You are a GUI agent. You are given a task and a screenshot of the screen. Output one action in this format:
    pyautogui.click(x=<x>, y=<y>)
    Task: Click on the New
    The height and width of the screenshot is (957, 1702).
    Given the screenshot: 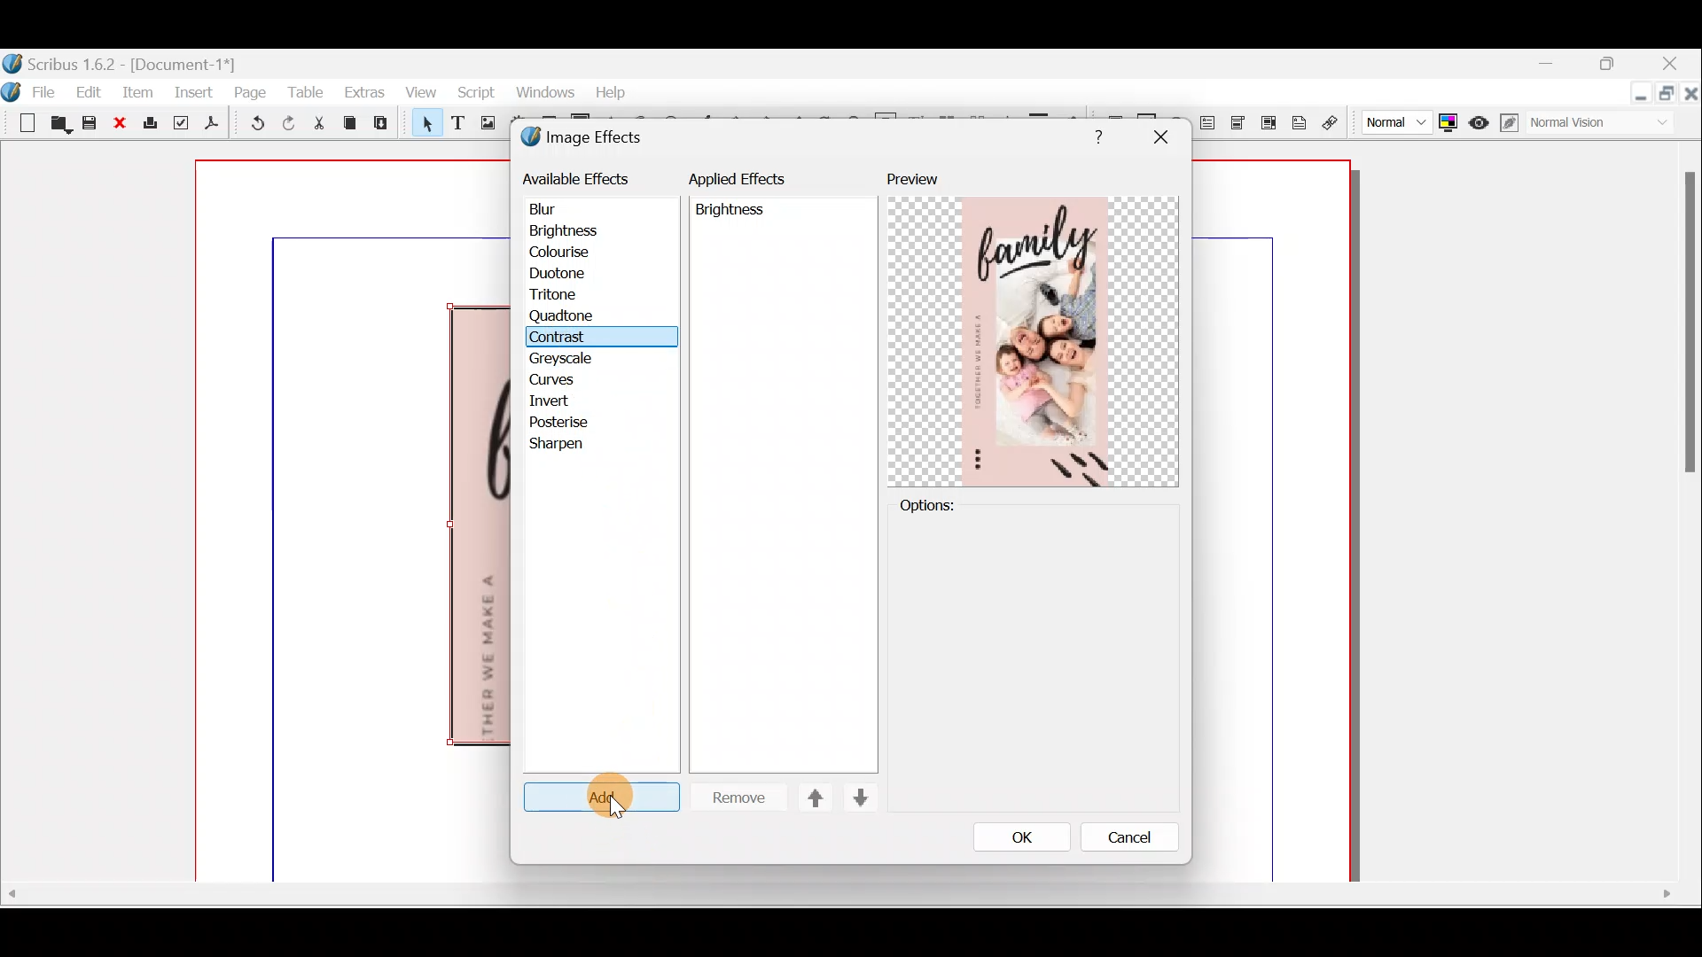 What is the action you would take?
    pyautogui.click(x=18, y=121)
    